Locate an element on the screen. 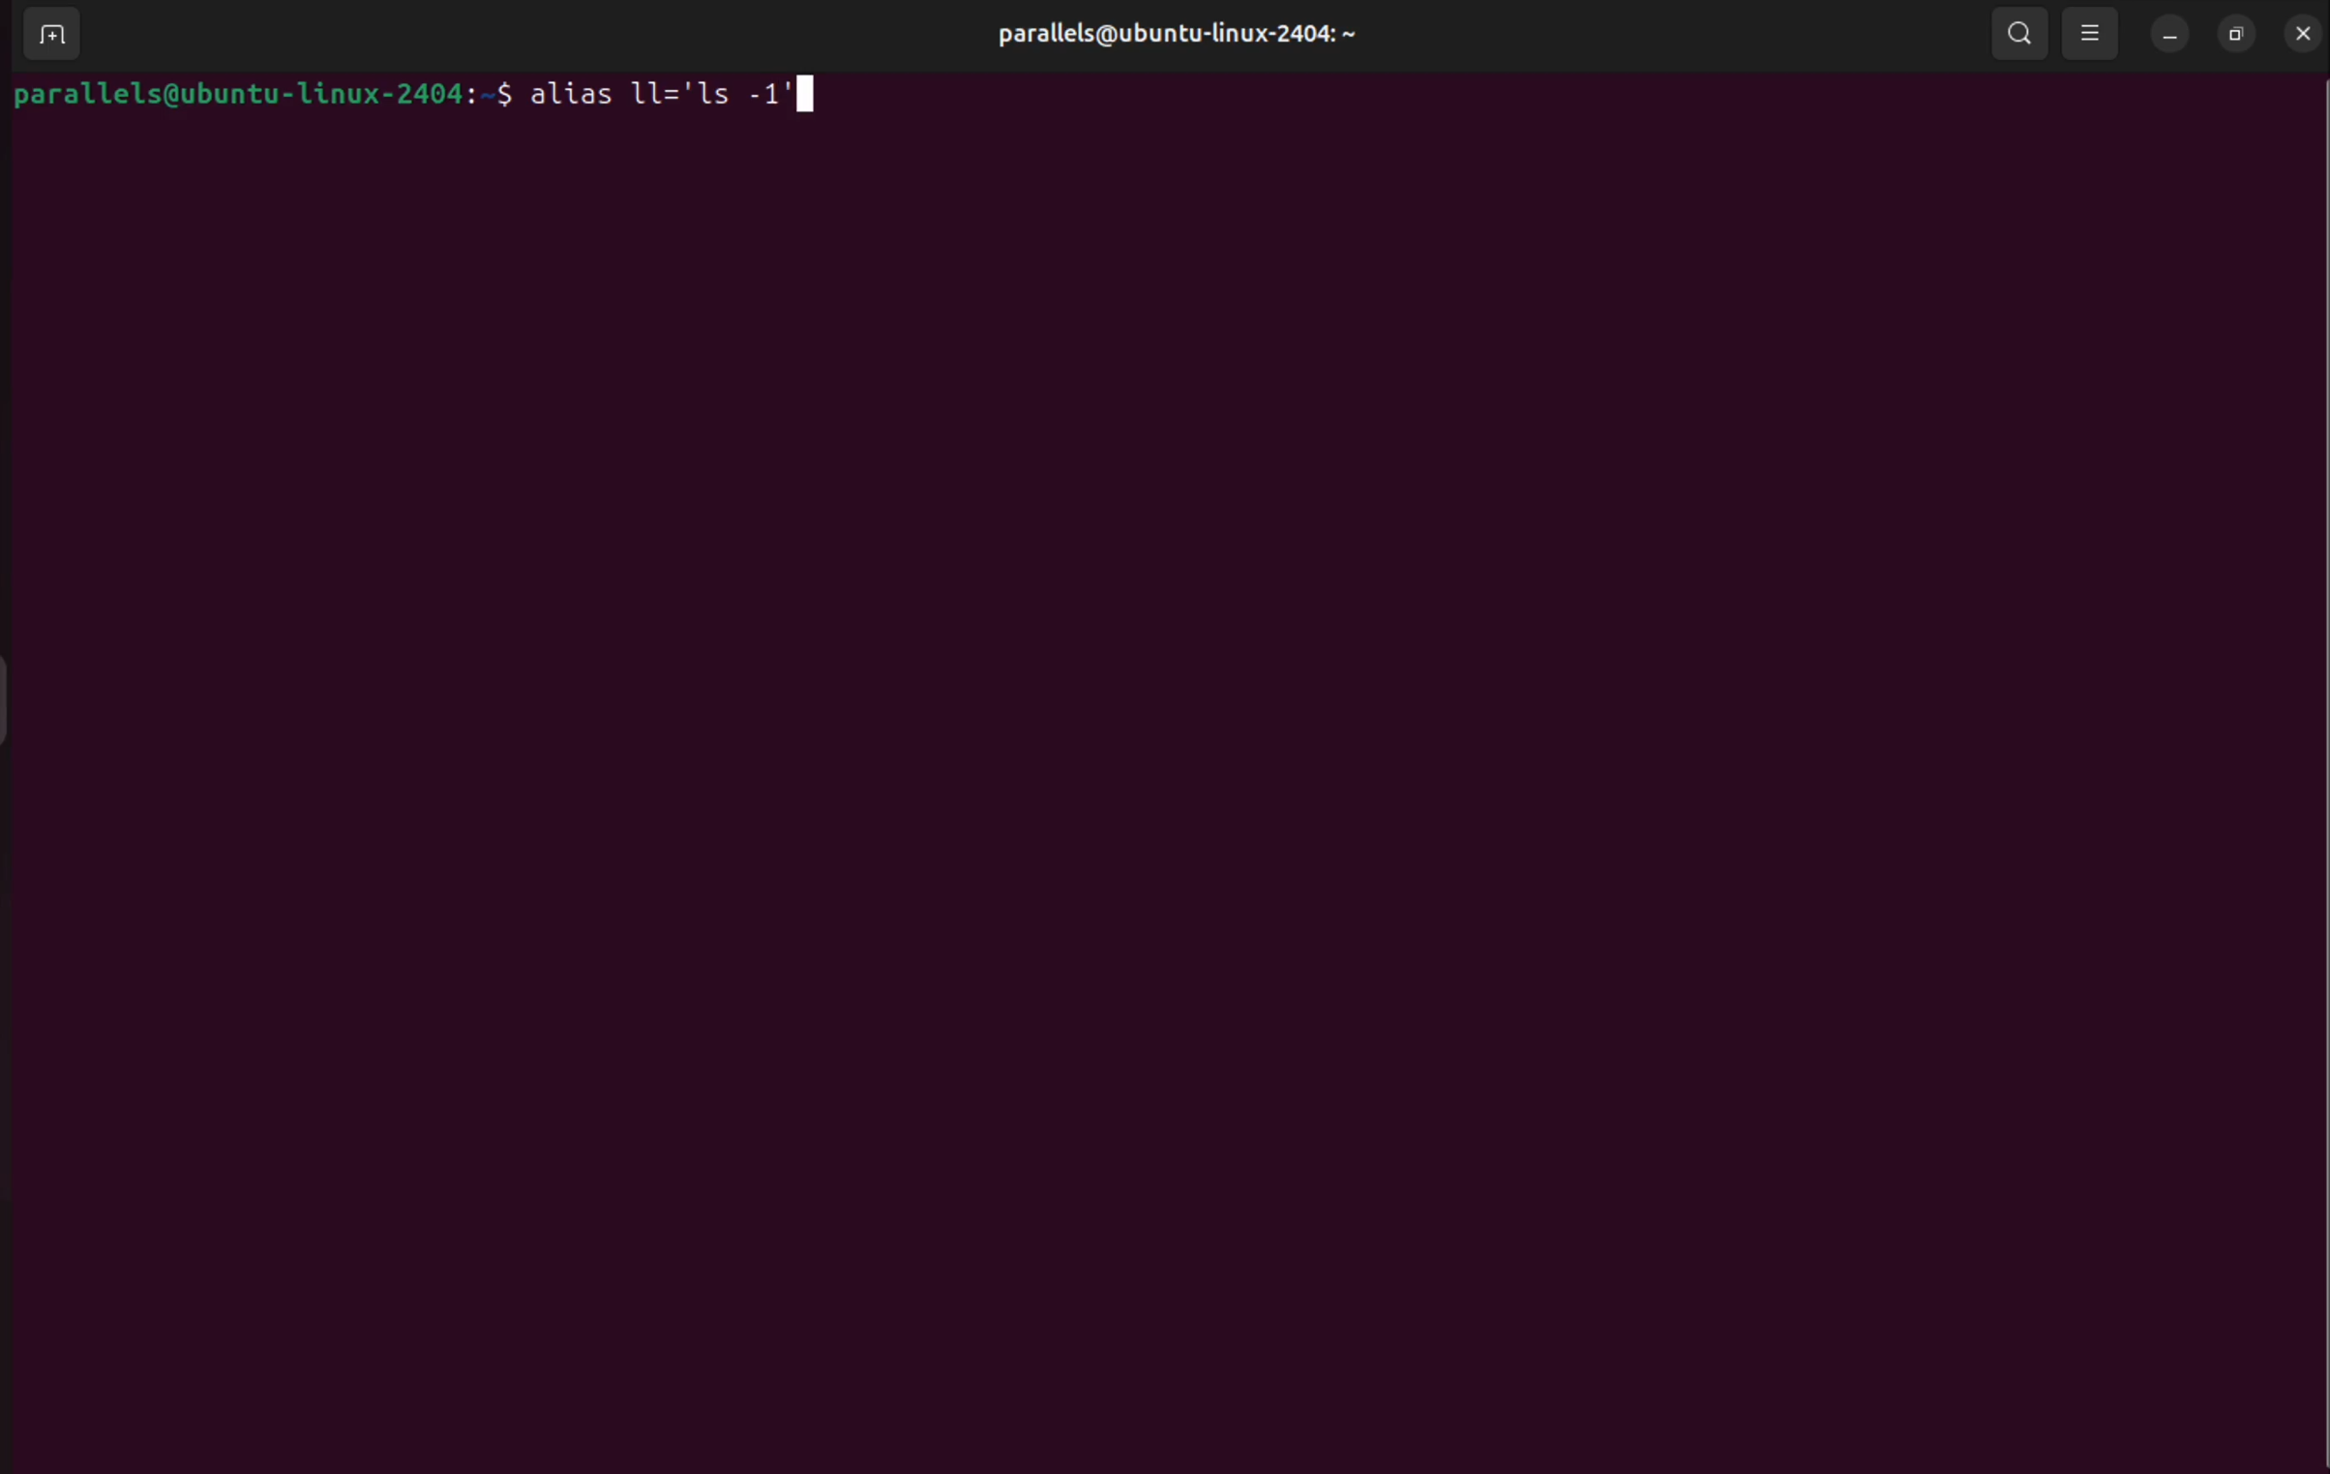 Image resolution: width=2330 pixels, height=1474 pixels. bash prompt is located at coordinates (262, 96).